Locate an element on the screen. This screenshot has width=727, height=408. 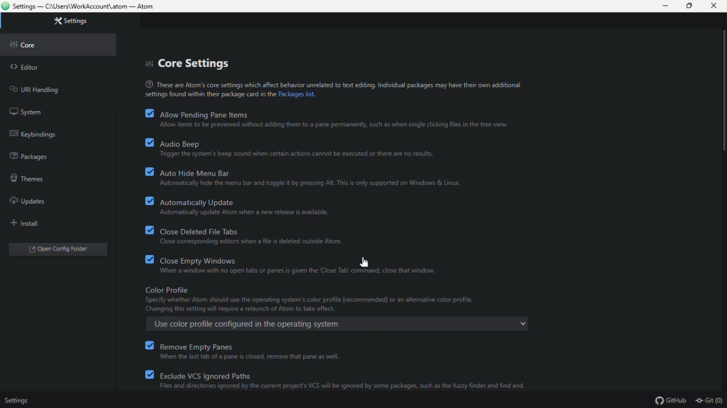
checkbox  is located at coordinates (144, 201).